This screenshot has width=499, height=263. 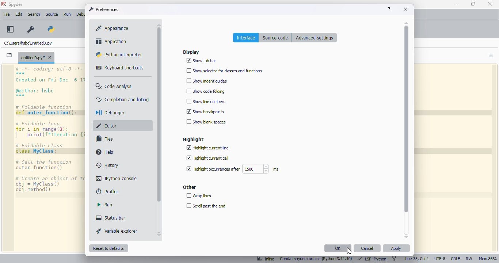 What do you see at coordinates (206, 122) in the screenshot?
I see `show blank spaces` at bounding box center [206, 122].